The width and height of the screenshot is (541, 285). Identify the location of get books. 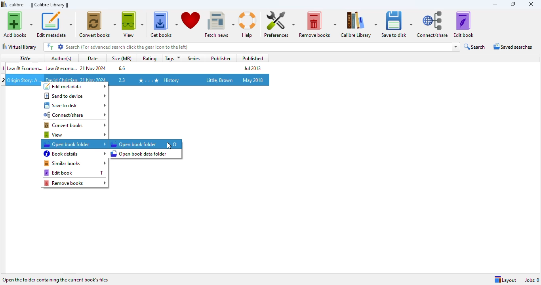
(164, 24).